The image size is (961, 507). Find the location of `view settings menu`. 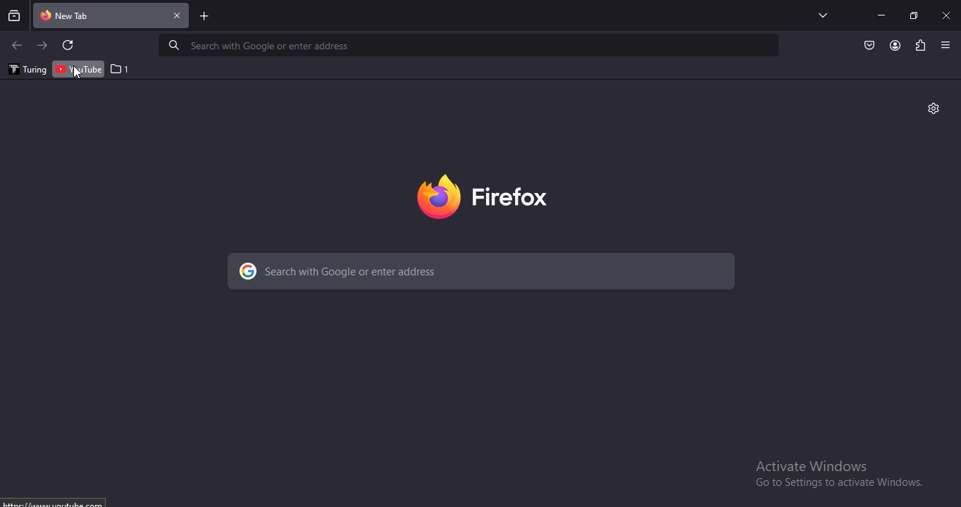

view settings menu is located at coordinates (946, 44).